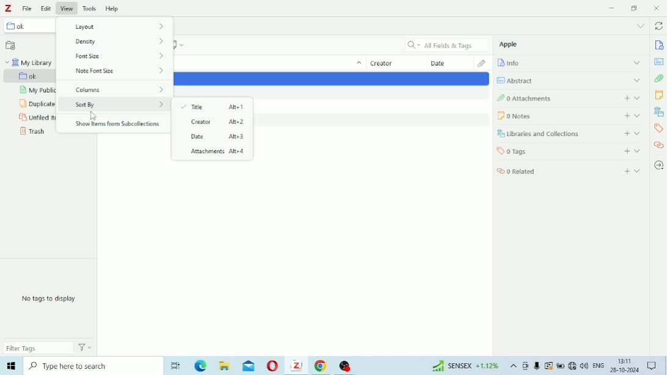 The width and height of the screenshot is (667, 375). Describe the element at coordinates (520, 79) in the screenshot. I see `Abstract` at that location.